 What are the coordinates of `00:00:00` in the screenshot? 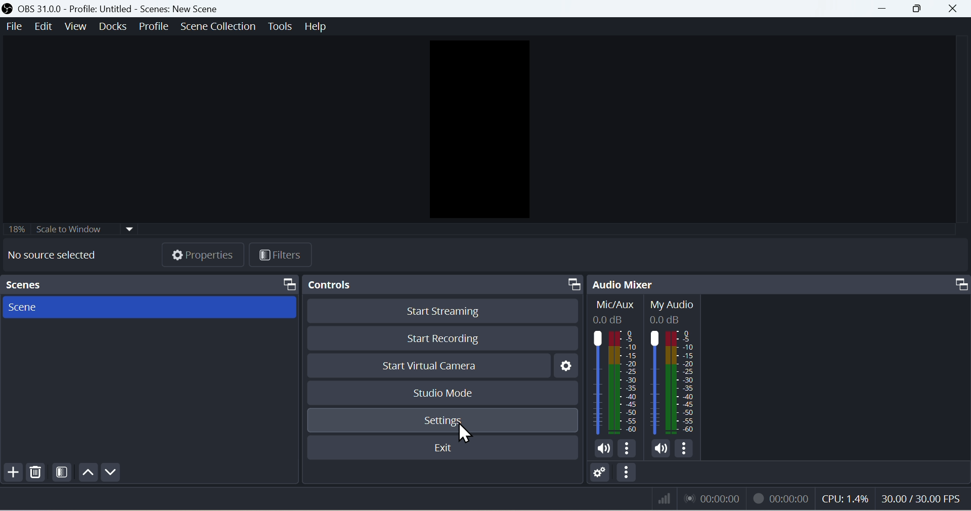 It's located at (781, 497).